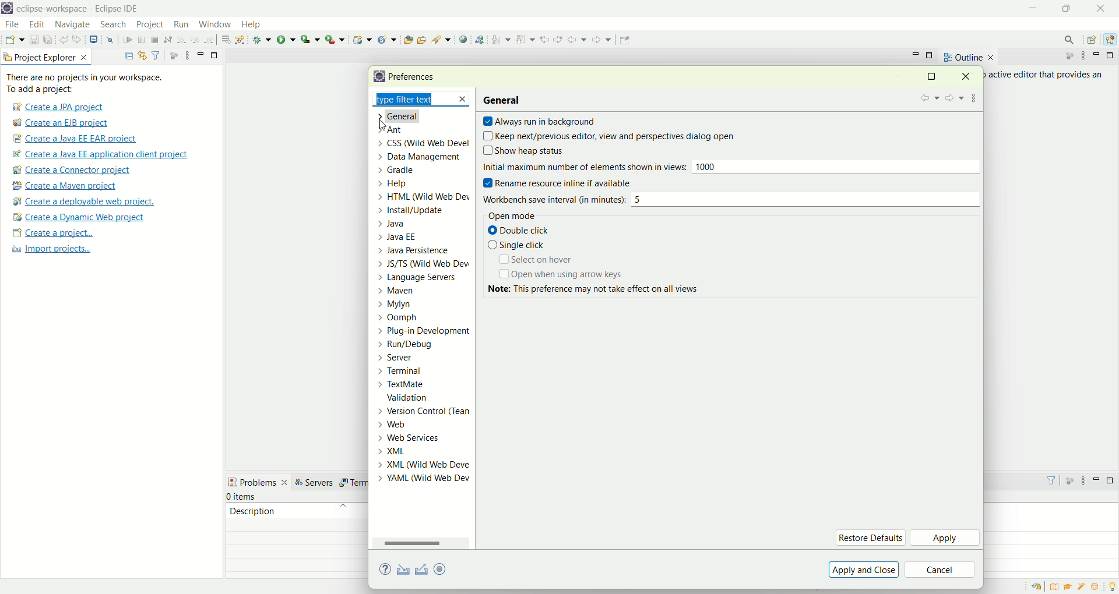  What do you see at coordinates (466, 100) in the screenshot?
I see `close` at bounding box center [466, 100].